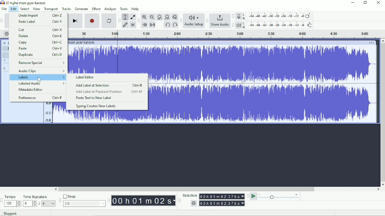 This screenshot has height=216, width=385. I want to click on Skip to end, so click(75, 21).